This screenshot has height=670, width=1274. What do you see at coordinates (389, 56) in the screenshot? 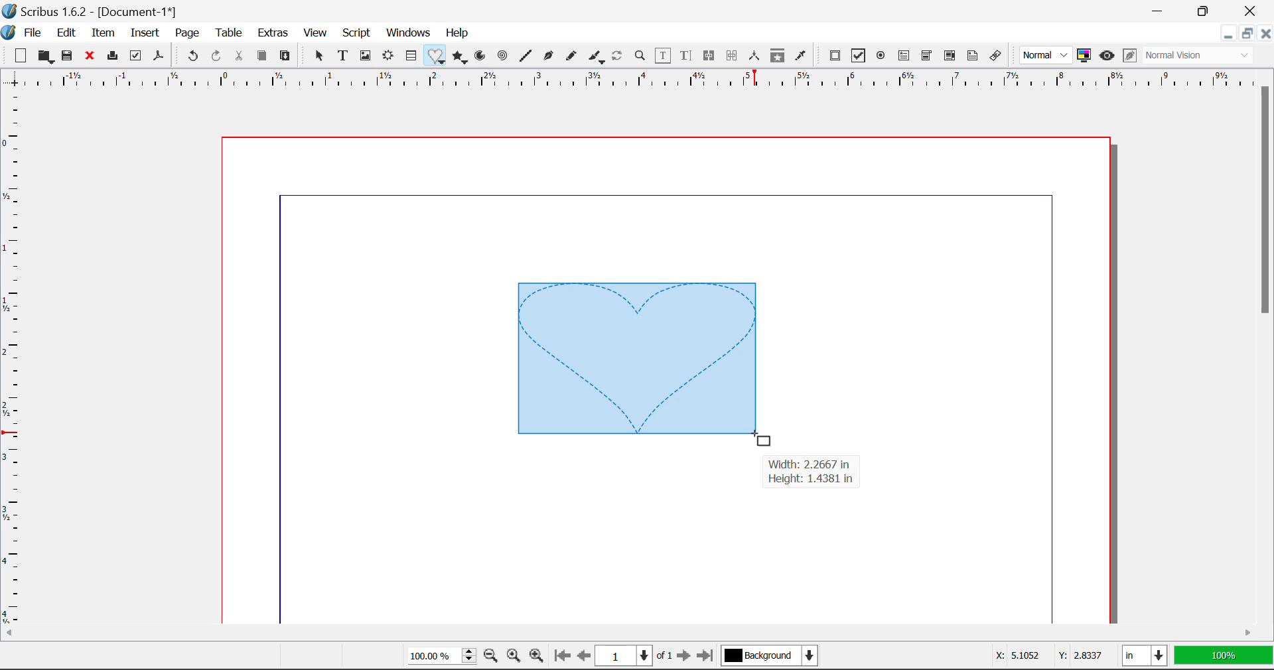
I see `Render Frame` at bounding box center [389, 56].